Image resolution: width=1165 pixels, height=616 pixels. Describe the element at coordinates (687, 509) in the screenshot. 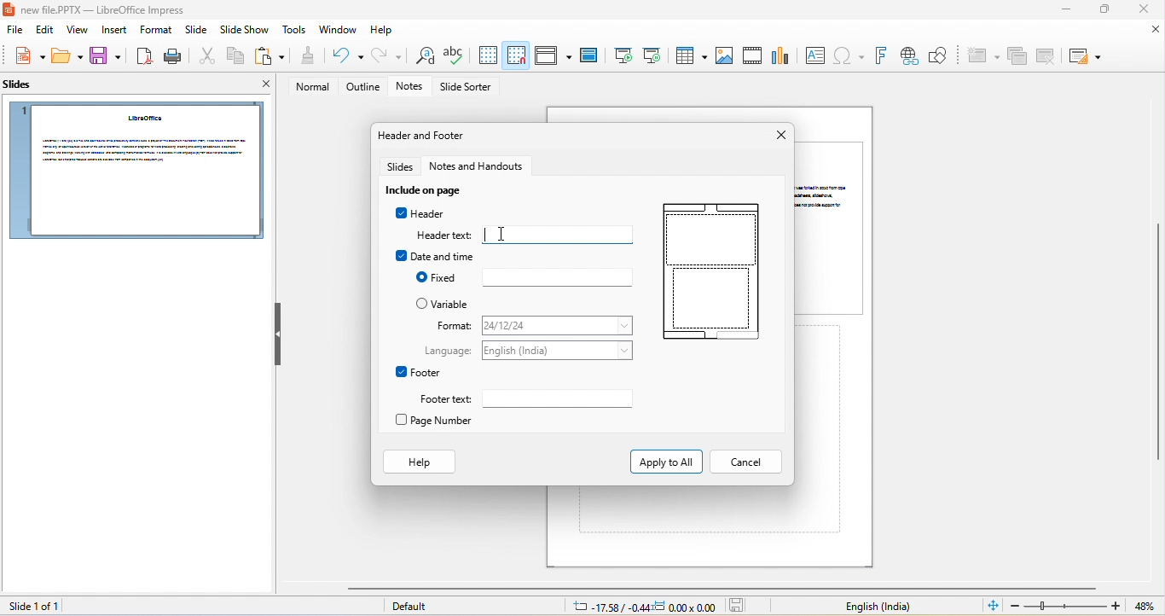

I see `click here to add notes` at that location.